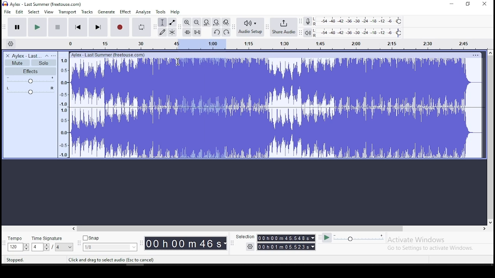  I want to click on snap, so click(111, 243).